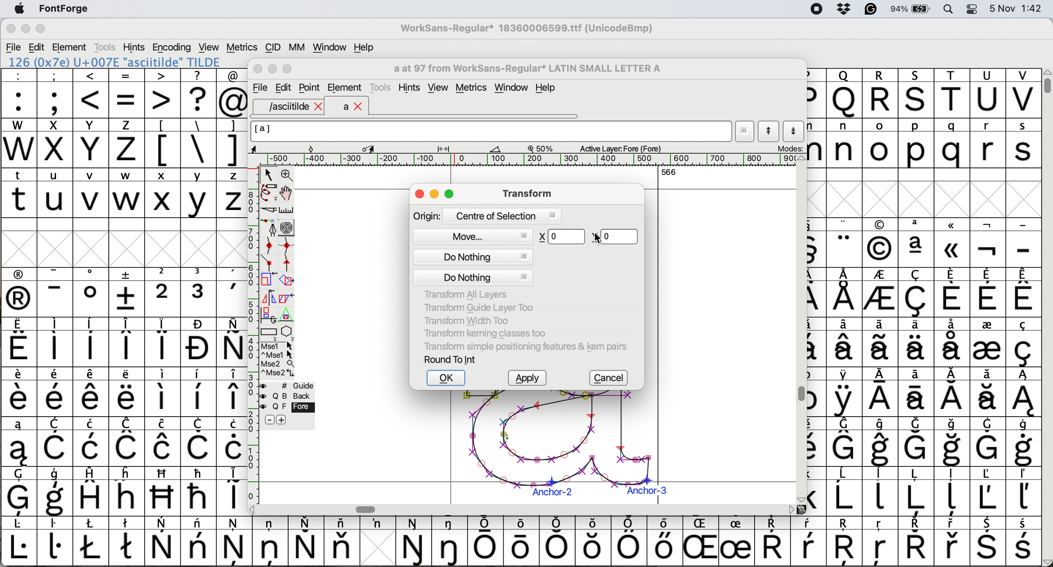 This screenshot has height=567, width=1053. What do you see at coordinates (54, 143) in the screenshot?
I see `x` at bounding box center [54, 143].